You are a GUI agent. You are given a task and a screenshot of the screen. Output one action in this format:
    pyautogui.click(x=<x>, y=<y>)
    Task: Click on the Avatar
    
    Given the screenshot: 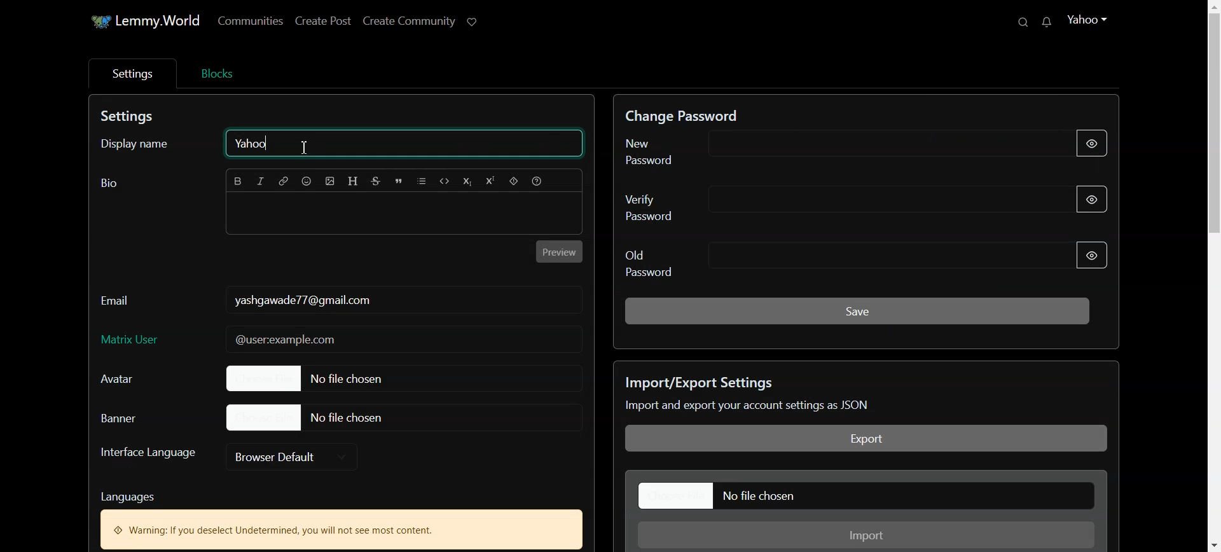 What is the action you would take?
    pyautogui.click(x=130, y=379)
    